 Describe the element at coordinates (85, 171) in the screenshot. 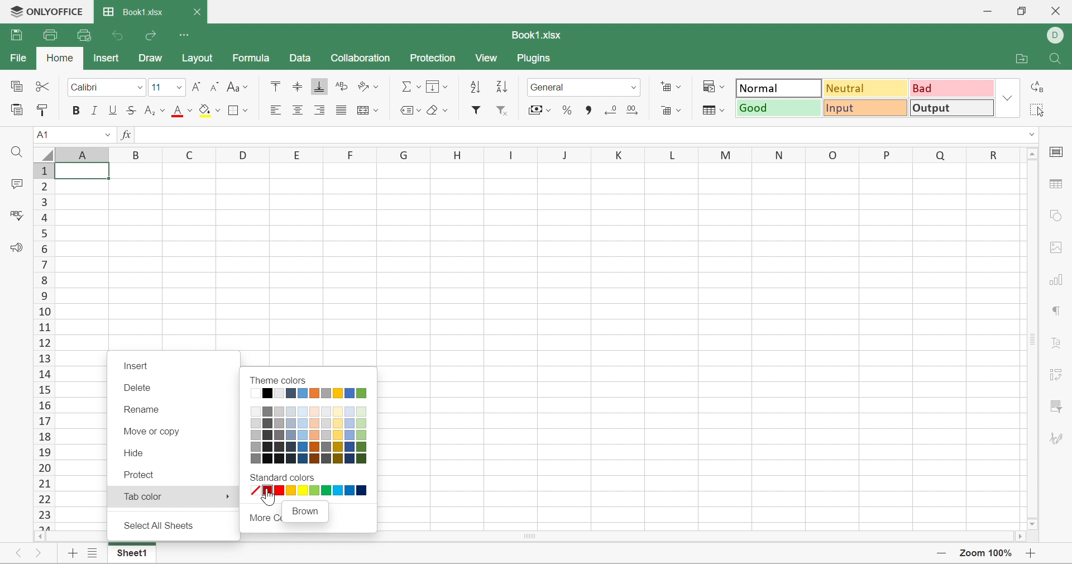

I see `Cell A1 highlighted` at that location.